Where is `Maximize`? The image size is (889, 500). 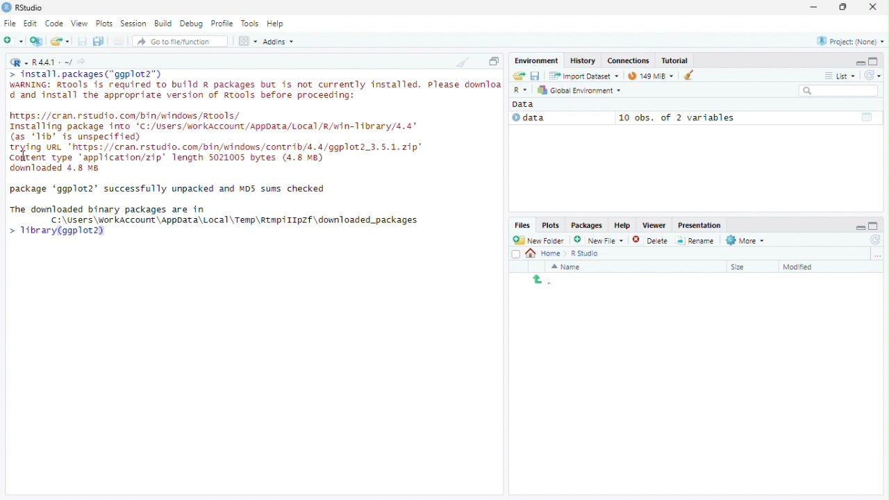 Maximize is located at coordinates (845, 7).